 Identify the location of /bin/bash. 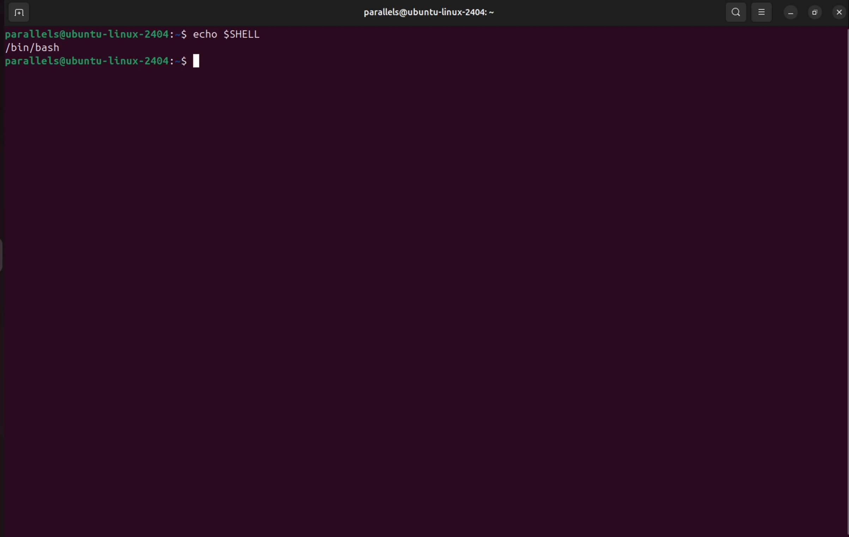
(37, 47).